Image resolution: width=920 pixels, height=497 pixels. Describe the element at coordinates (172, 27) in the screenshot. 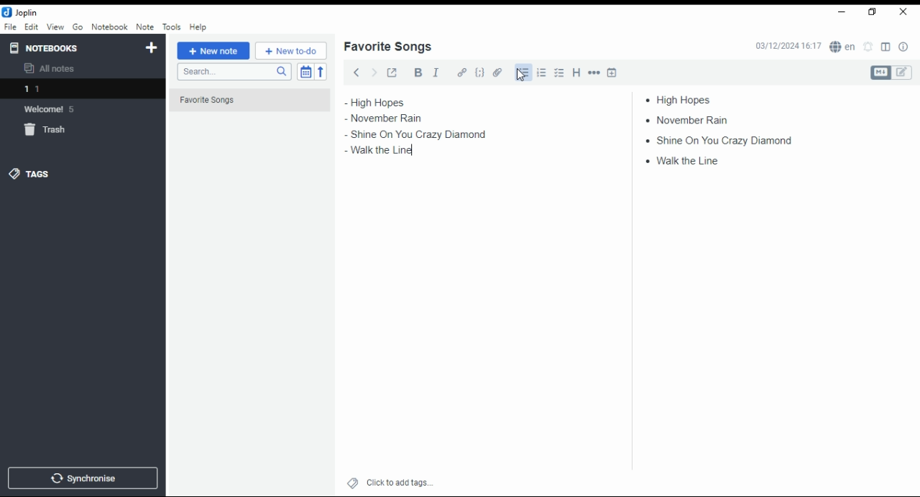

I see `tools` at that location.